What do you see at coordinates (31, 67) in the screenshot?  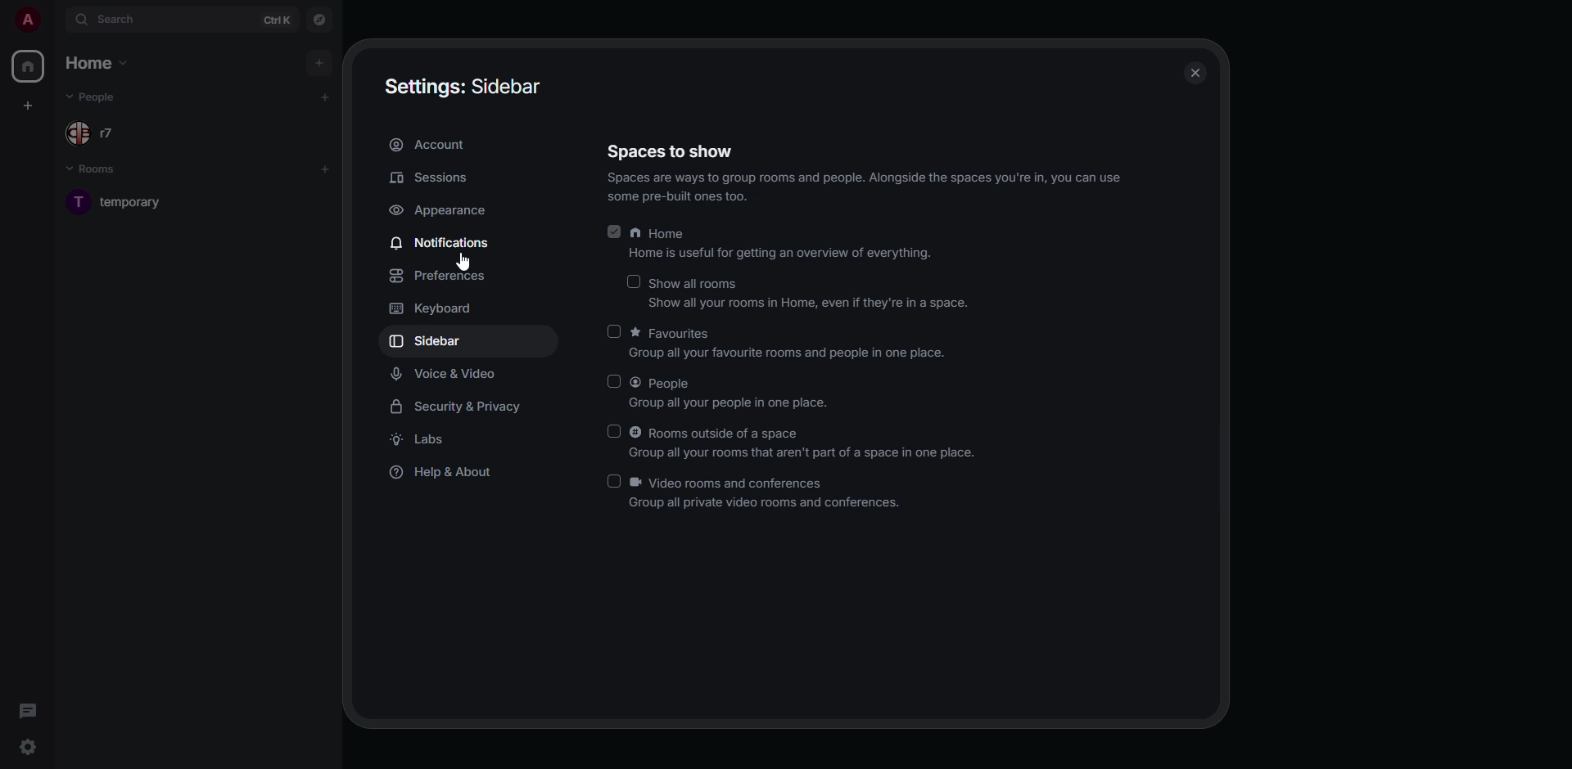 I see `home` at bounding box center [31, 67].